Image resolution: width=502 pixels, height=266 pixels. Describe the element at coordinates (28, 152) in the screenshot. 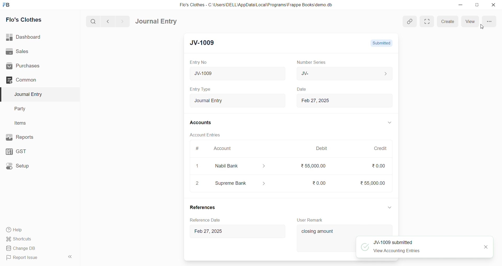

I see `GST` at that location.